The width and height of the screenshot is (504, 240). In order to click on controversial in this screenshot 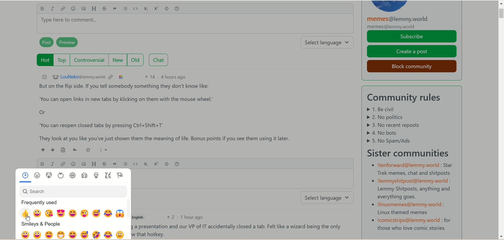, I will do `click(91, 60)`.